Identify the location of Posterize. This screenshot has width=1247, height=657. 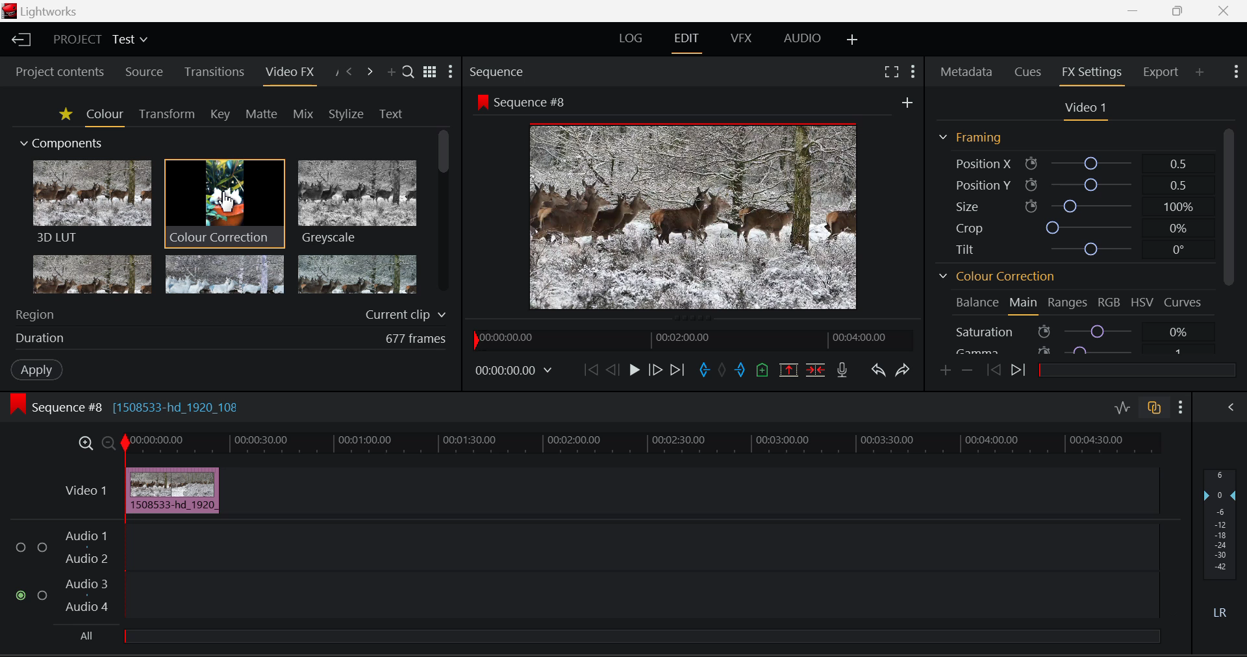
(355, 274).